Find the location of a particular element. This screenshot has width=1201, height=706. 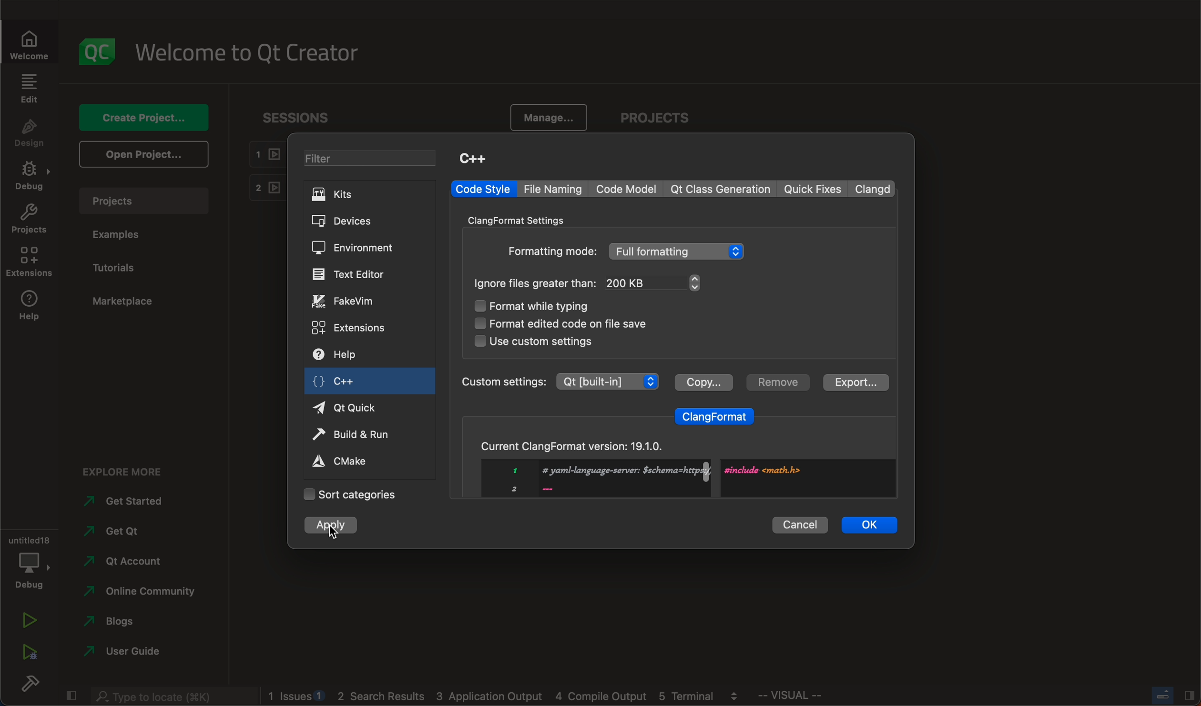

projects is located at coordinates (660, 119).